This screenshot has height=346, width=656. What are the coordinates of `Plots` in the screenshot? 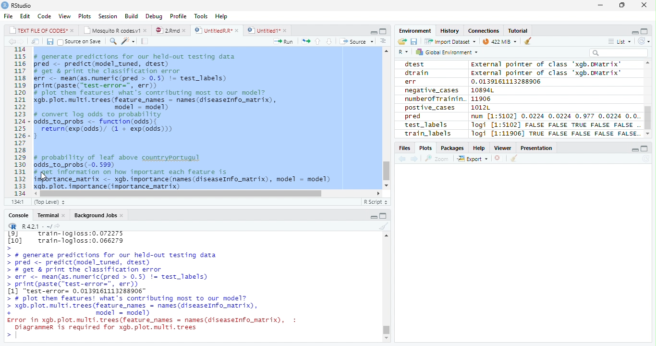 It's located at (84, 16).